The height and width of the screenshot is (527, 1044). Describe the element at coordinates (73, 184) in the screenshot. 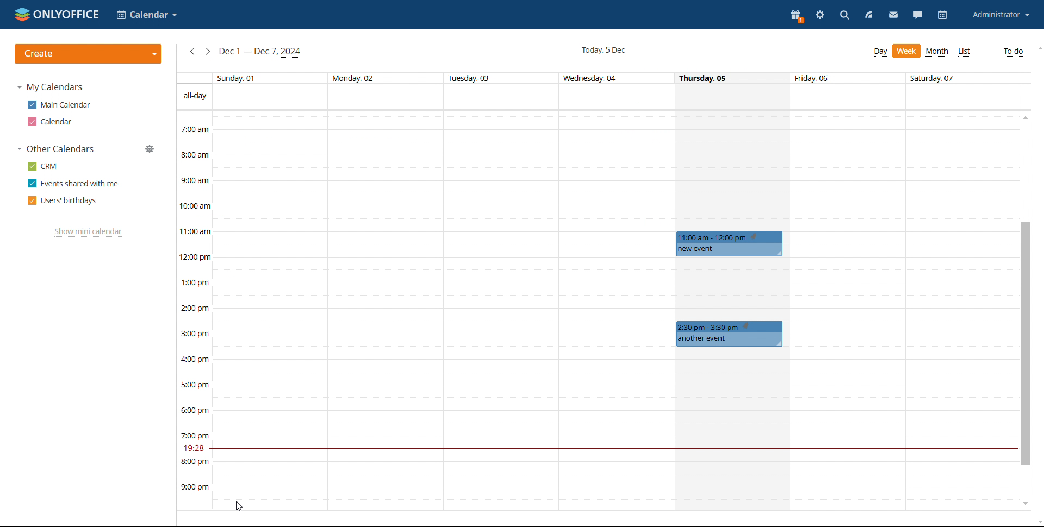

I see `events shared with me` at that location.